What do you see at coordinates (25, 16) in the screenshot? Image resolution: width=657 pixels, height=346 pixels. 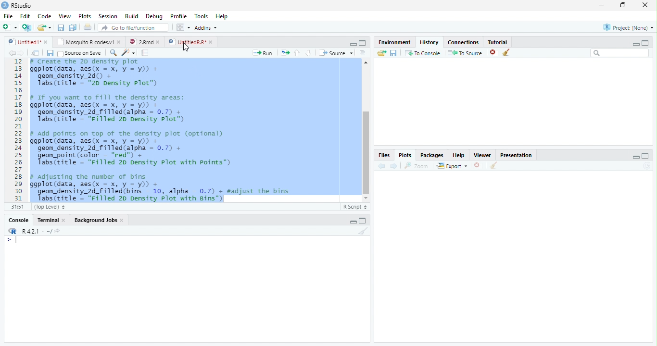 I see `Edit` at bounding box center [25, 16].